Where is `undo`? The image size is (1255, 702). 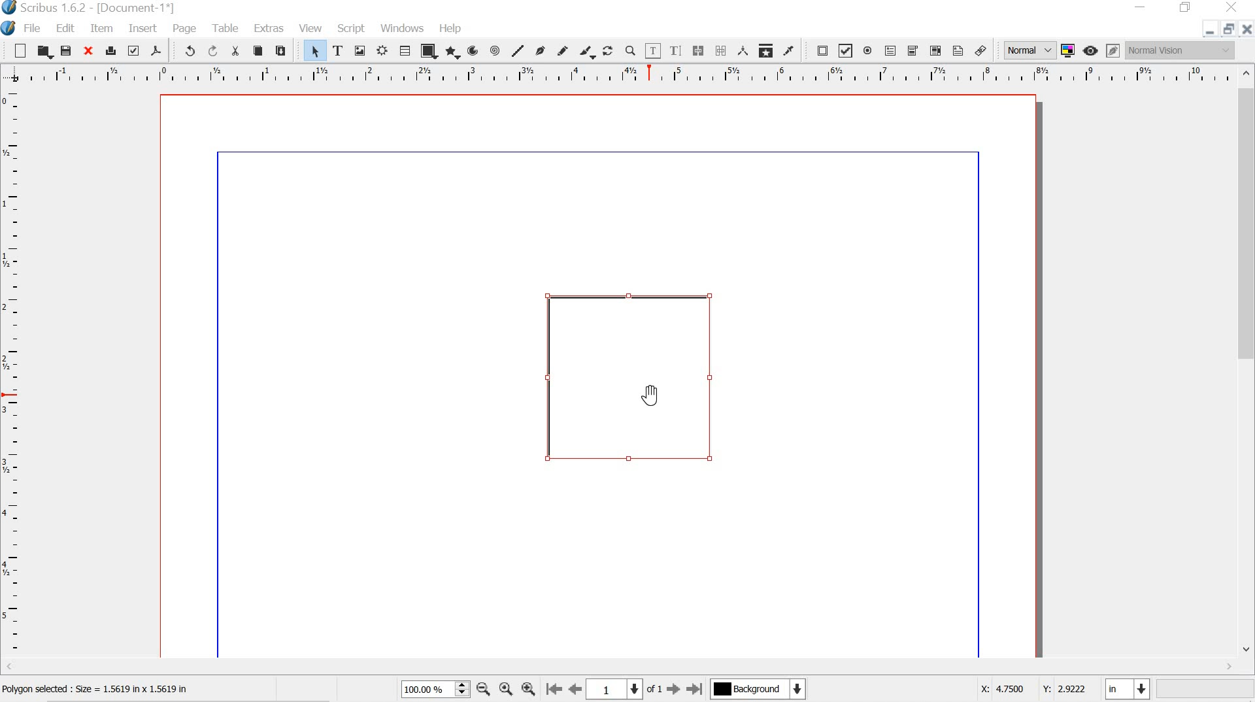
undo is located at coordinates (188, 52).